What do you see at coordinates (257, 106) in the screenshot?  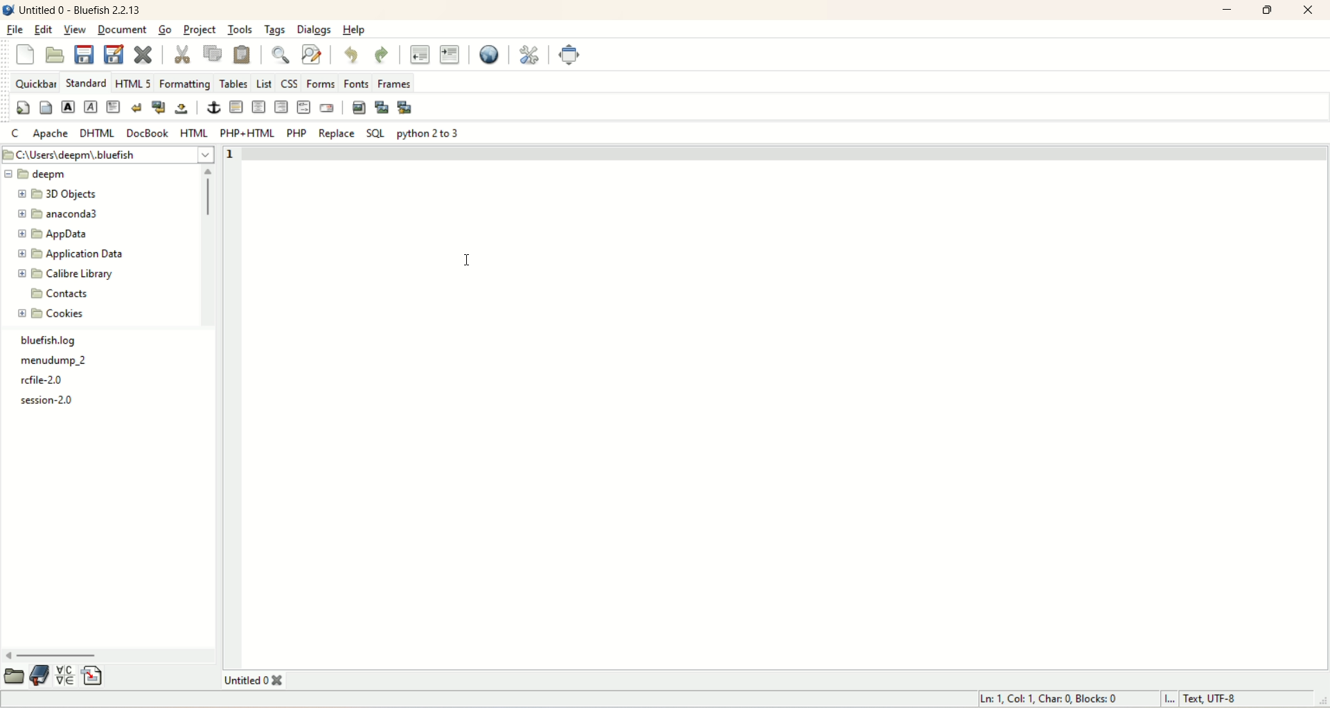 I see `center` at bounding box center [257, 106].